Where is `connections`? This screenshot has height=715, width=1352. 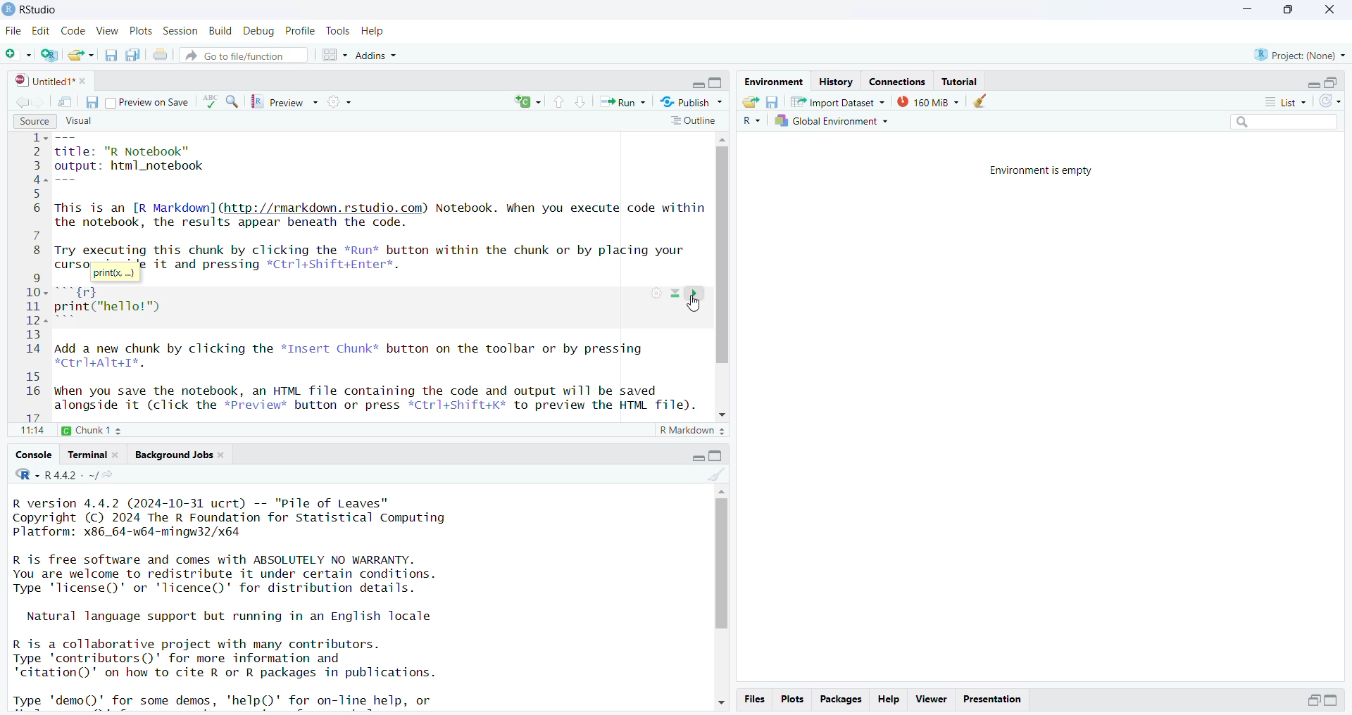
connections is located at coordinates (901, 81).